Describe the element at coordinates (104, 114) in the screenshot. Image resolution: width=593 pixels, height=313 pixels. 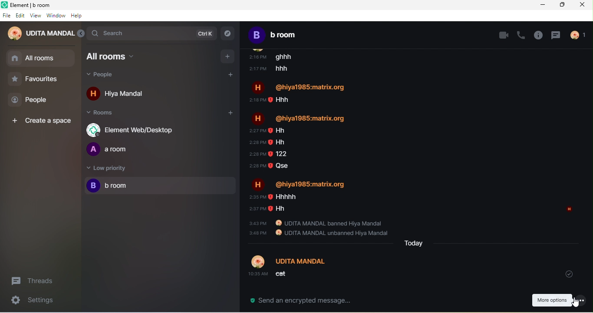
I see `rooms` at that location.